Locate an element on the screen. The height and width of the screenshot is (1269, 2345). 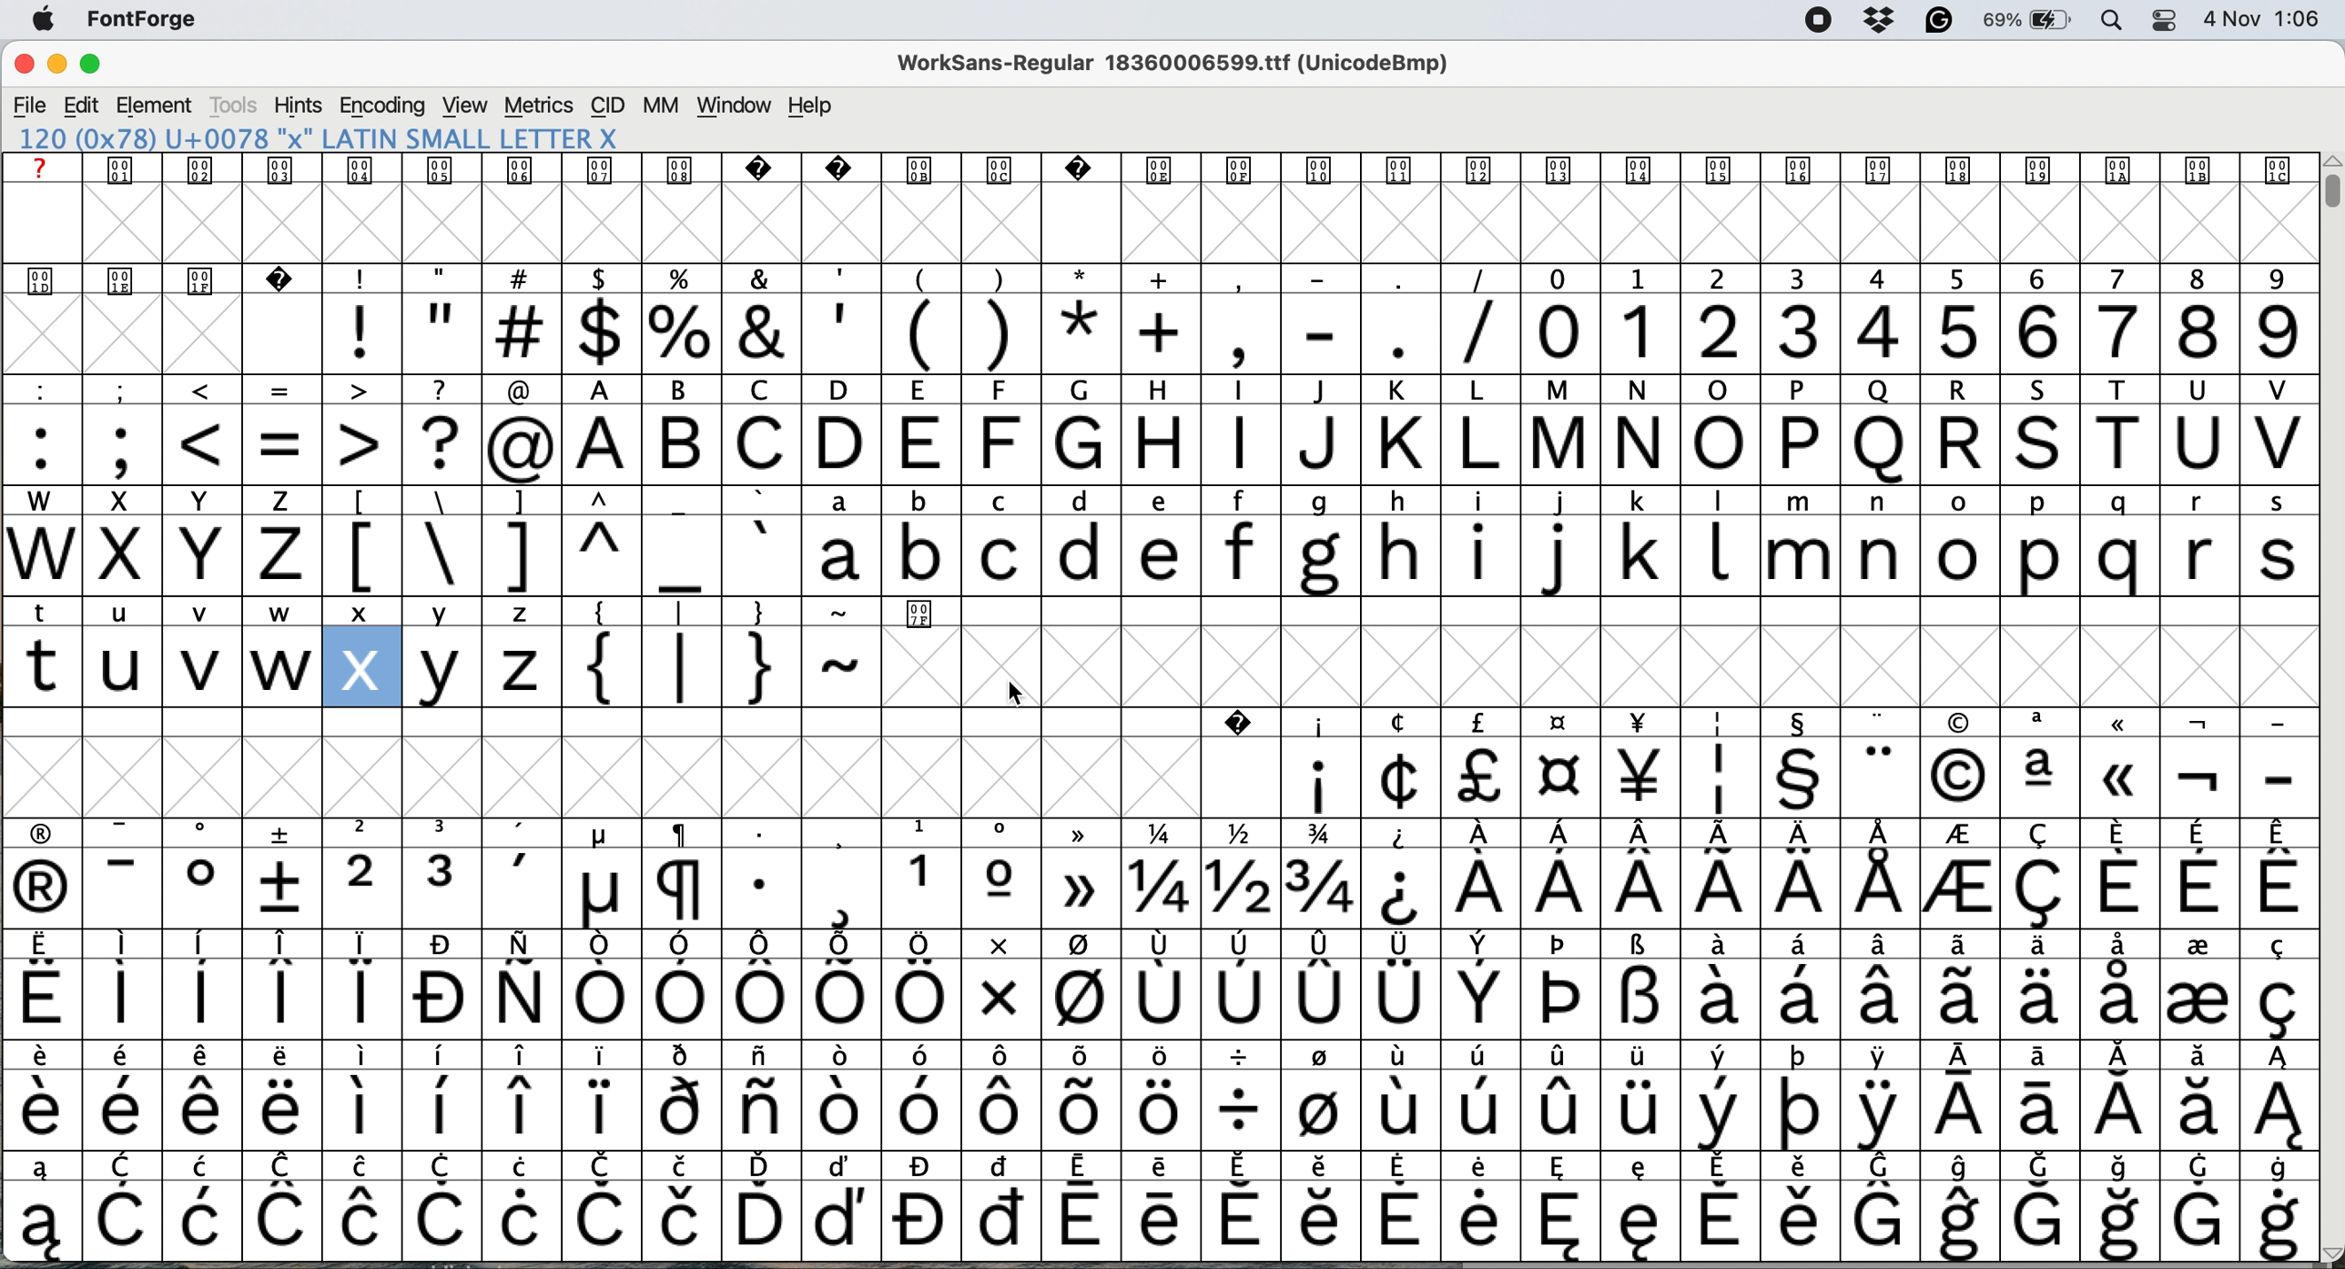
special characters and text is located at coordinates (1153, 389).